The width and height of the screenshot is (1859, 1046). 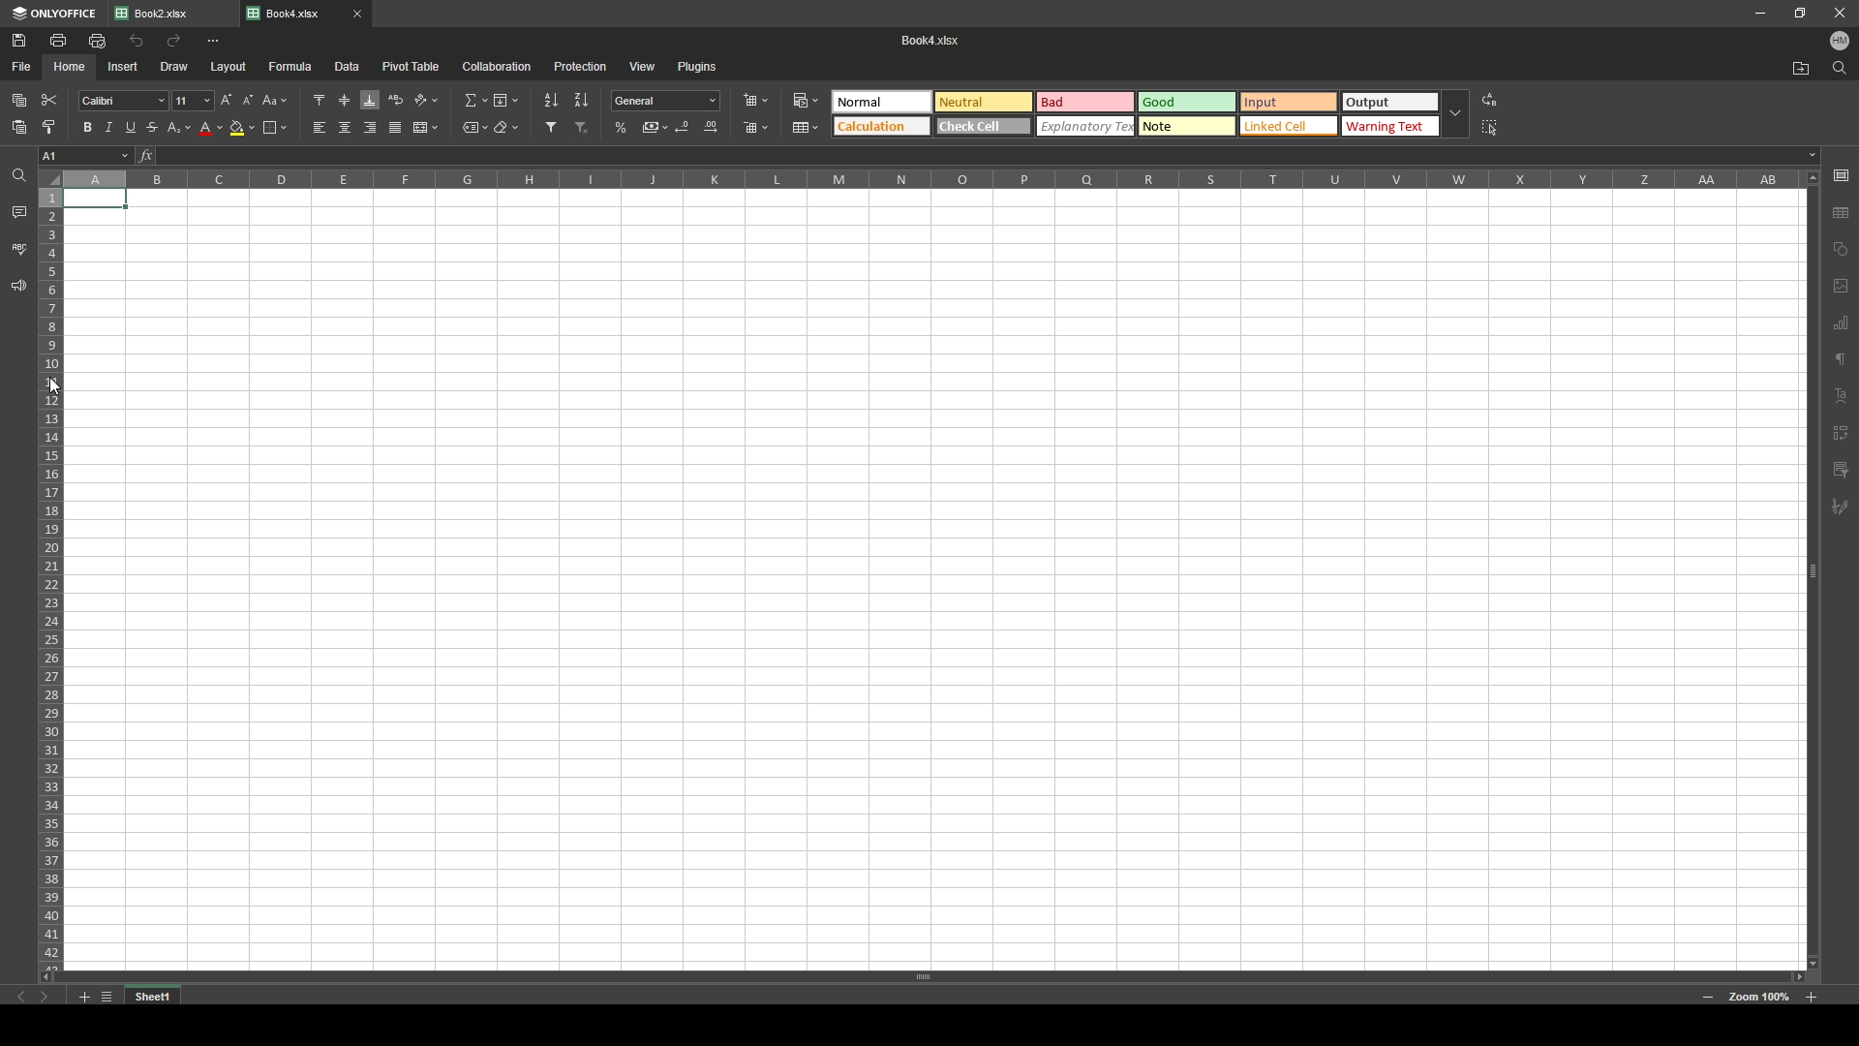 What do you see at coordinates (935, 577) in the screenshot?
I see `spreadsheet` at bounding box center [935, 577].